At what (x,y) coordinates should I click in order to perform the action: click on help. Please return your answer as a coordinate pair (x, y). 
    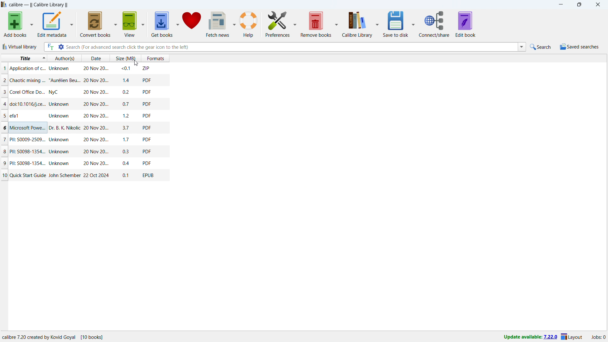
    Looking at the image, I should click on (248, 24).